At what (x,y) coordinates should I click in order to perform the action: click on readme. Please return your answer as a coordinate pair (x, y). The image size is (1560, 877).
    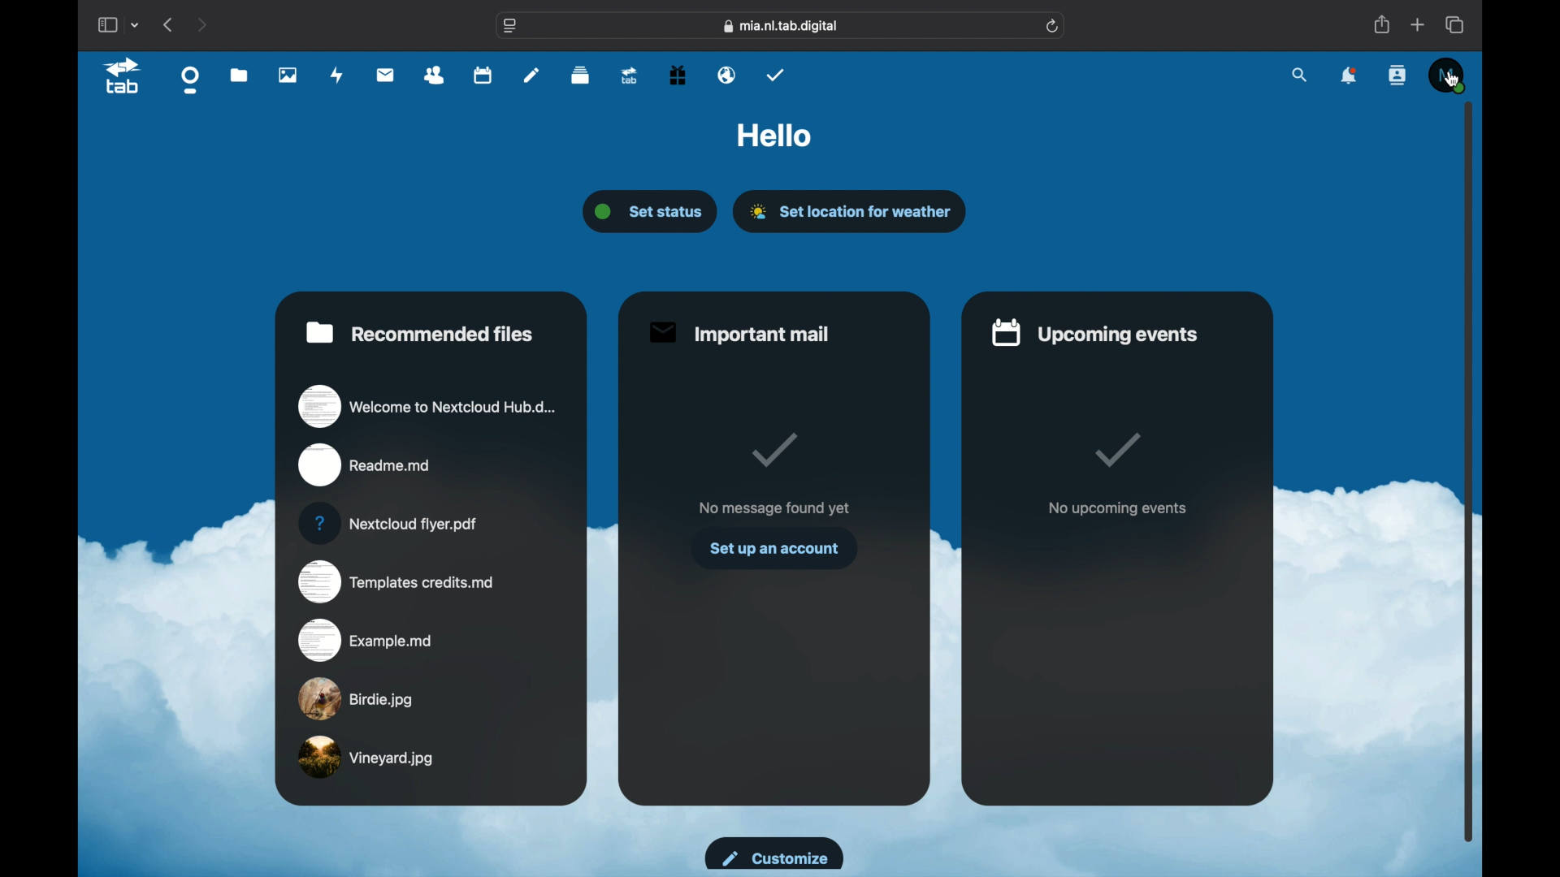
    Looking at the image, I should click on (366, 465).